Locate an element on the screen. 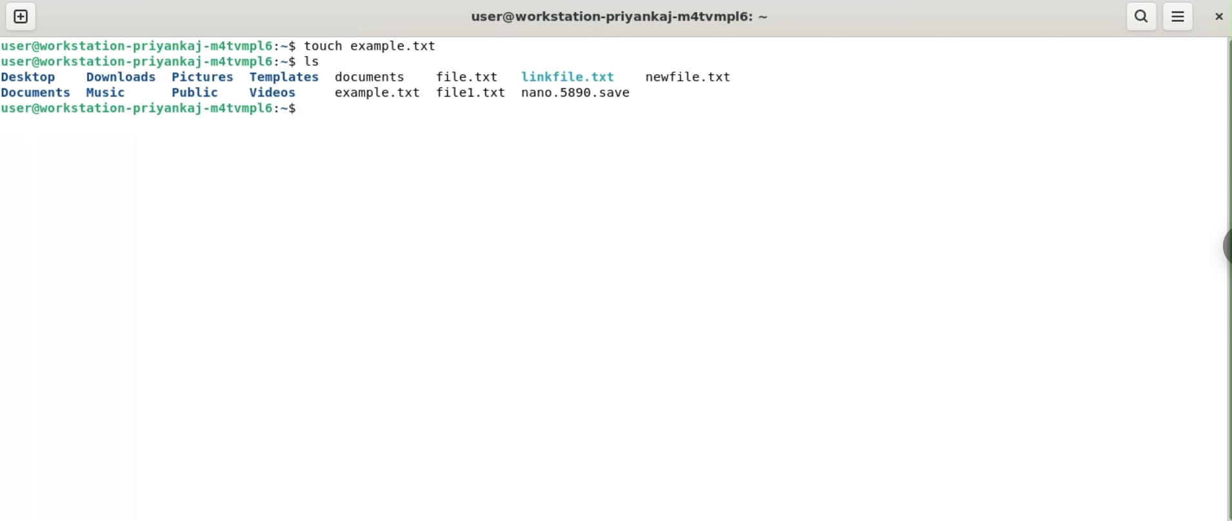 This screenshot has height=521, width=1232. sidebar is located at coordinates (1222, 246).